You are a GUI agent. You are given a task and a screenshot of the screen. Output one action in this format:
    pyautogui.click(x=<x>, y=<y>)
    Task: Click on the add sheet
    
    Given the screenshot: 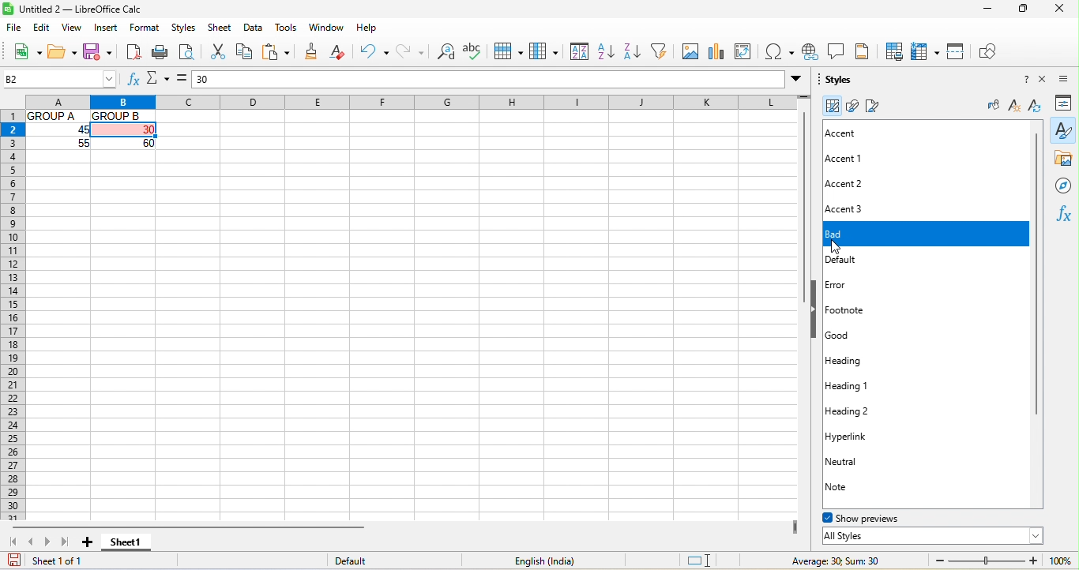 What is the action you would take?
    pyautogui.click(x=88, y=542)
    